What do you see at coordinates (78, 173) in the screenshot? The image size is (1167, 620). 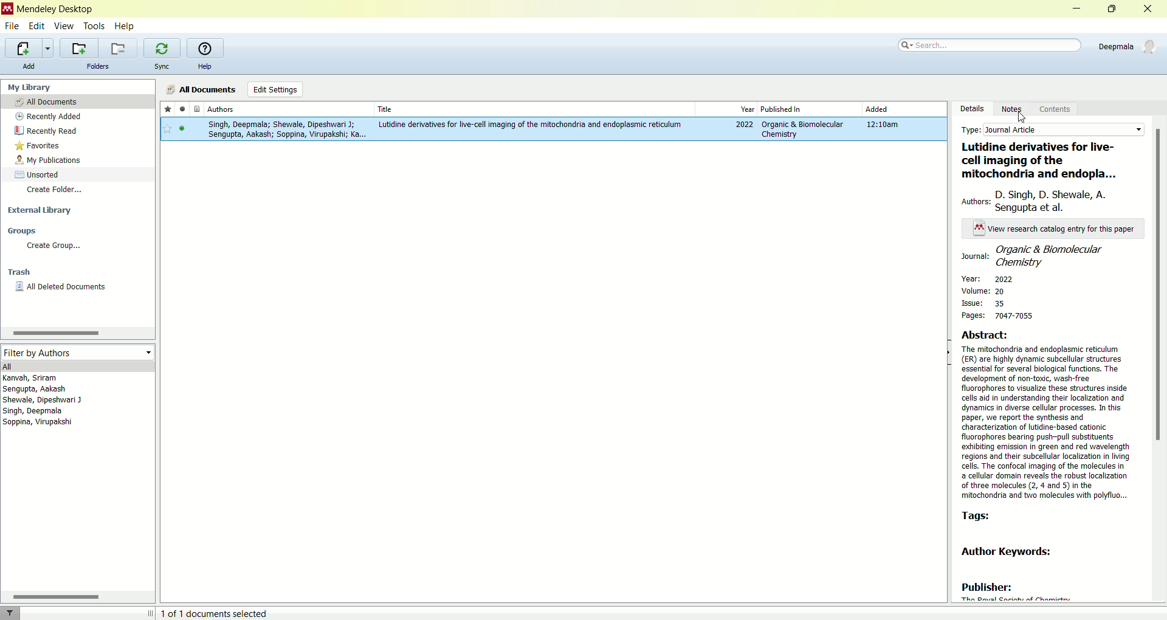 I see `unsorted` at bounding box center [78, 173].